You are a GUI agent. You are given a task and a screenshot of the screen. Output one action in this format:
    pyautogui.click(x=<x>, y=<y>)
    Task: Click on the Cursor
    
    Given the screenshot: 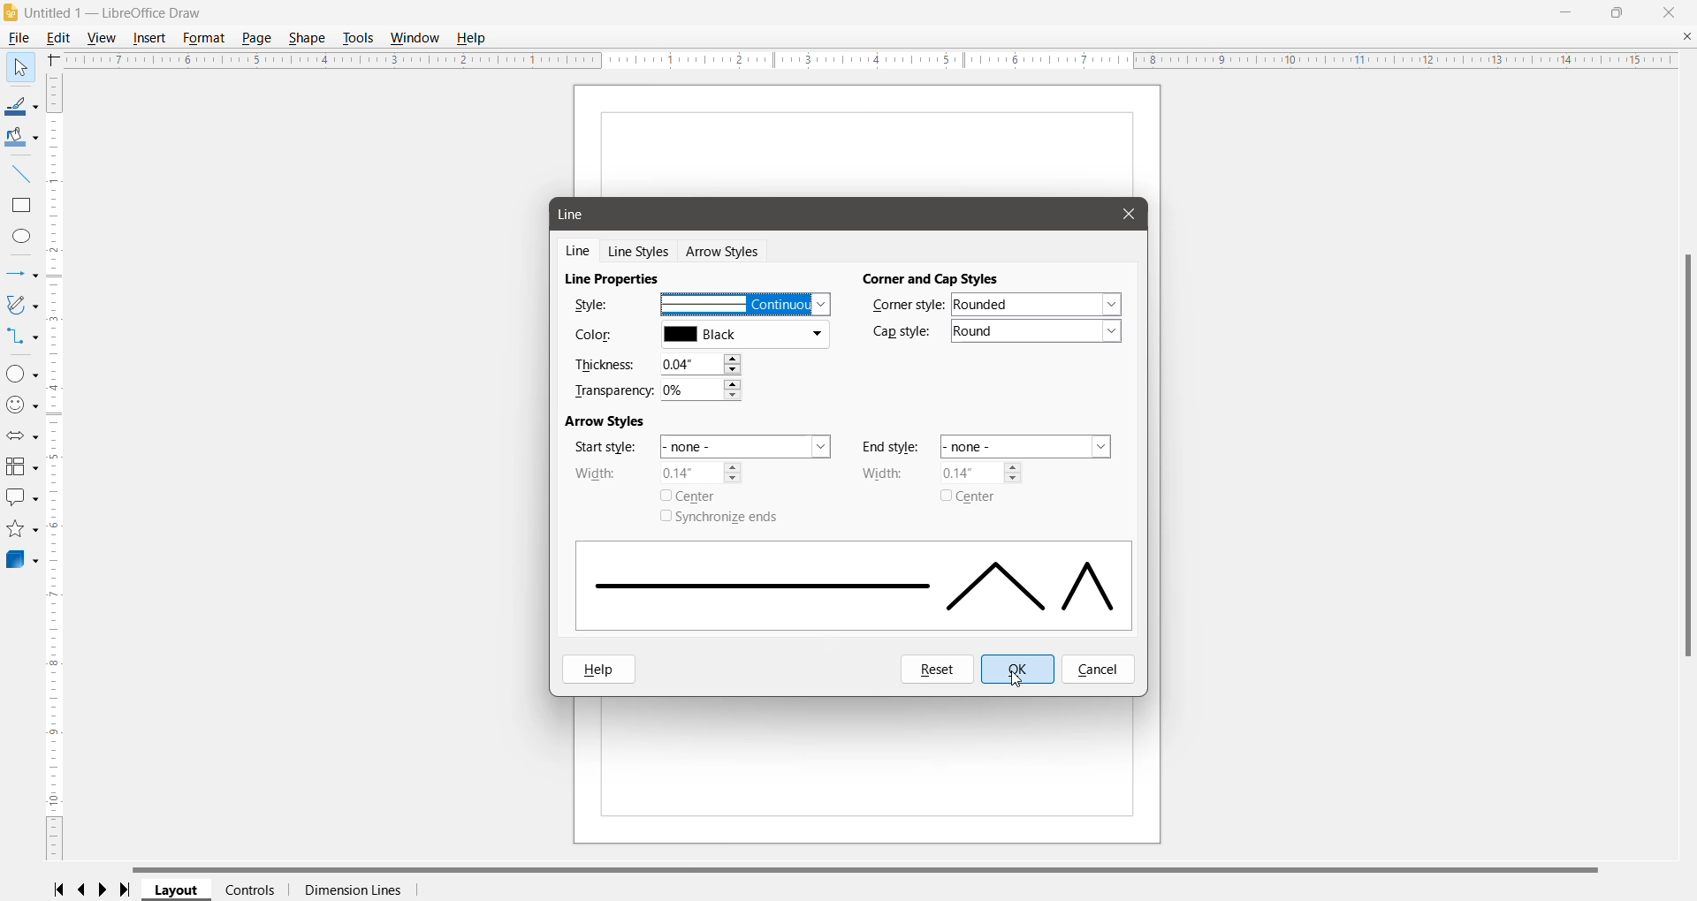 What is the action you would take?
    pyautogui.click(x=1017, y=680)
    